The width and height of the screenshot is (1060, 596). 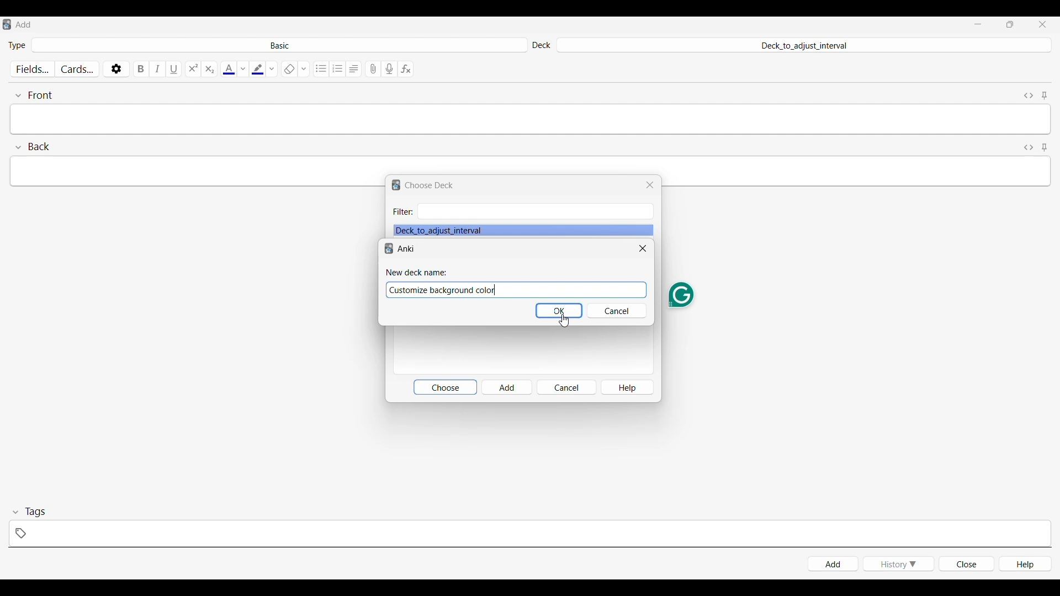 I want to click on Indicates Deck settings, so click(x=541, y=46).